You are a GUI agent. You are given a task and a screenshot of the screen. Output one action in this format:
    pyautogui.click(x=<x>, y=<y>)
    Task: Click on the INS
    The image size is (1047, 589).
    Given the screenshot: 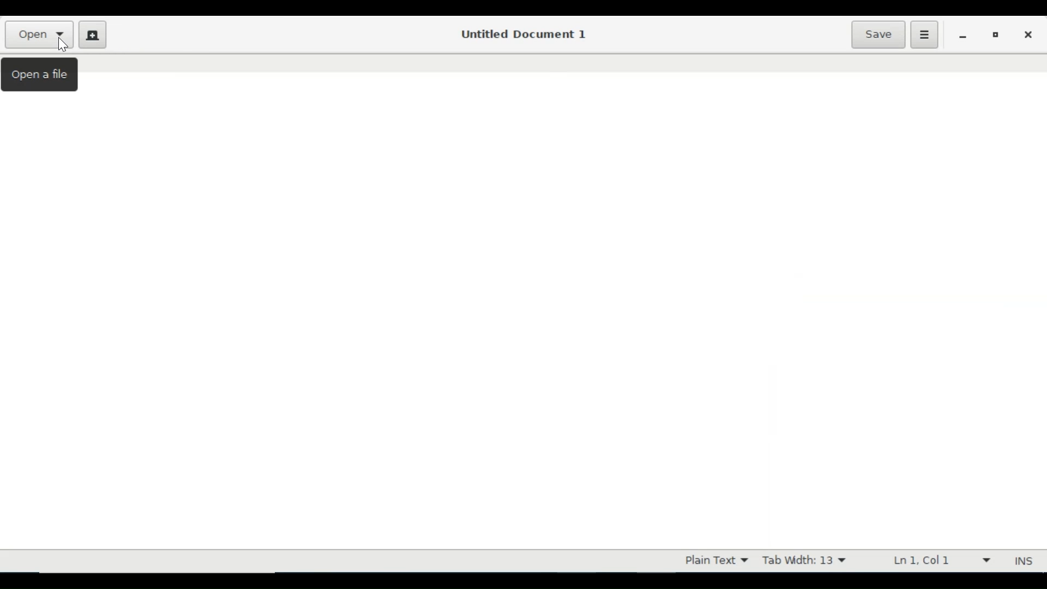 What is the action you would take?
    pyautogui.click(x=1025, y=561)
    